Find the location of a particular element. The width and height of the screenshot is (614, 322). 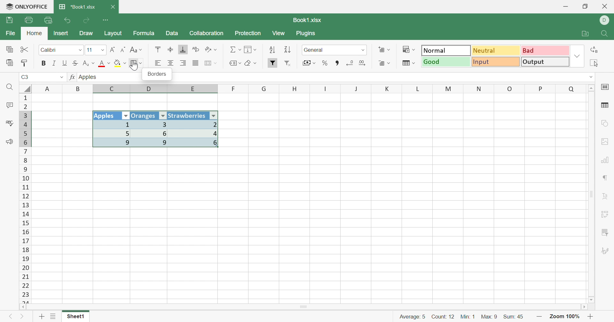

Neutral is located at coordinates (496, 50).